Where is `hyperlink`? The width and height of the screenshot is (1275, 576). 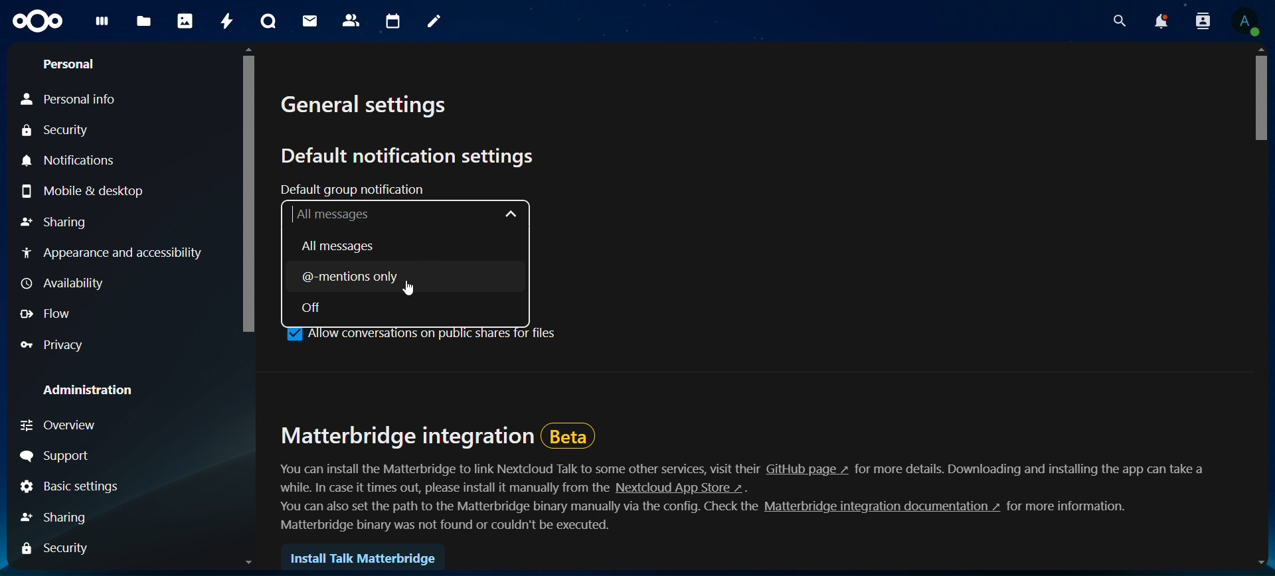 hyperlink is located at coordinates (807, 469).